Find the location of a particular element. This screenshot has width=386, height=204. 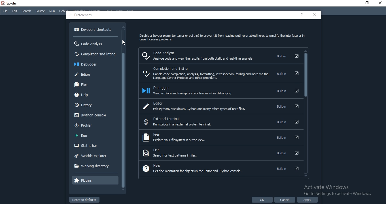

Help is located at coordinates (81, 94).